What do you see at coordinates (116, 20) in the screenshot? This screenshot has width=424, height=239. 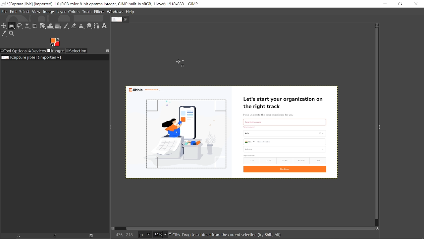 I see `Current tab` at bounding box center [116, 20].